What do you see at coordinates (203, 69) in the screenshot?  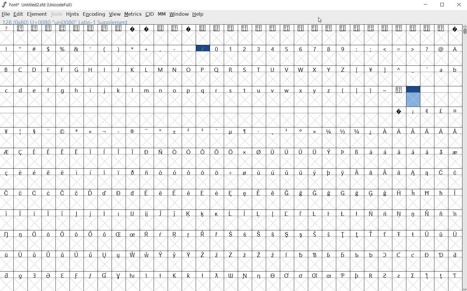 I see `P` at bounding box center [203, 69].